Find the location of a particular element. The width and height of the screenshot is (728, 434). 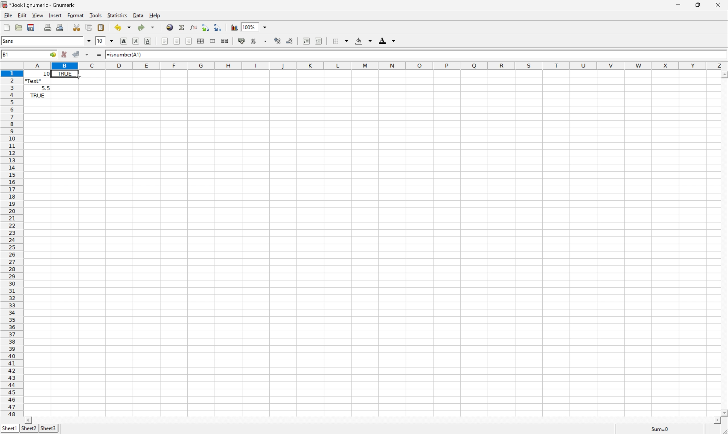

Sort the selected region in descending order based on the first column selected is located at coordinates (206, 27).